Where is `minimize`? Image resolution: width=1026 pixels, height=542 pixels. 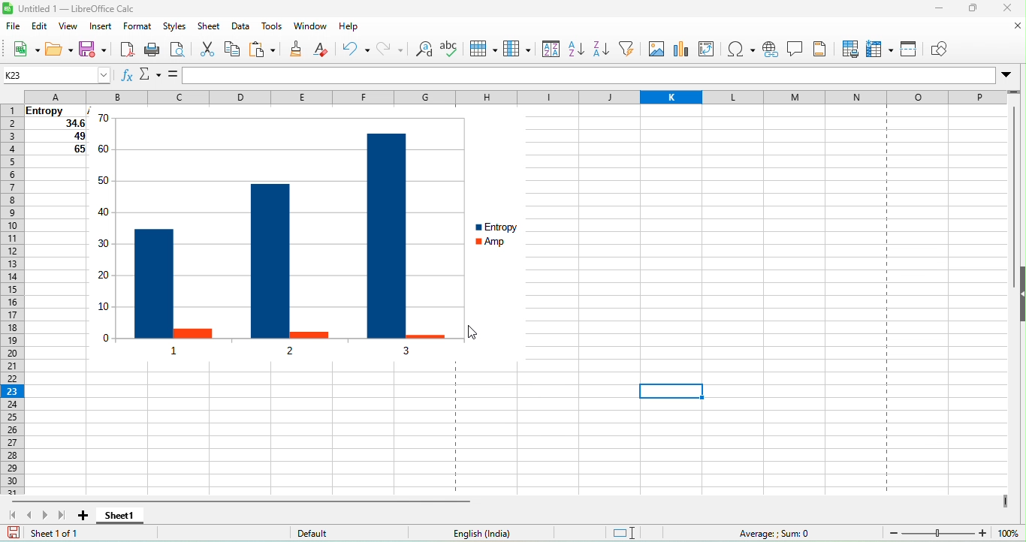
minimize is located at coordinates (927, 11).